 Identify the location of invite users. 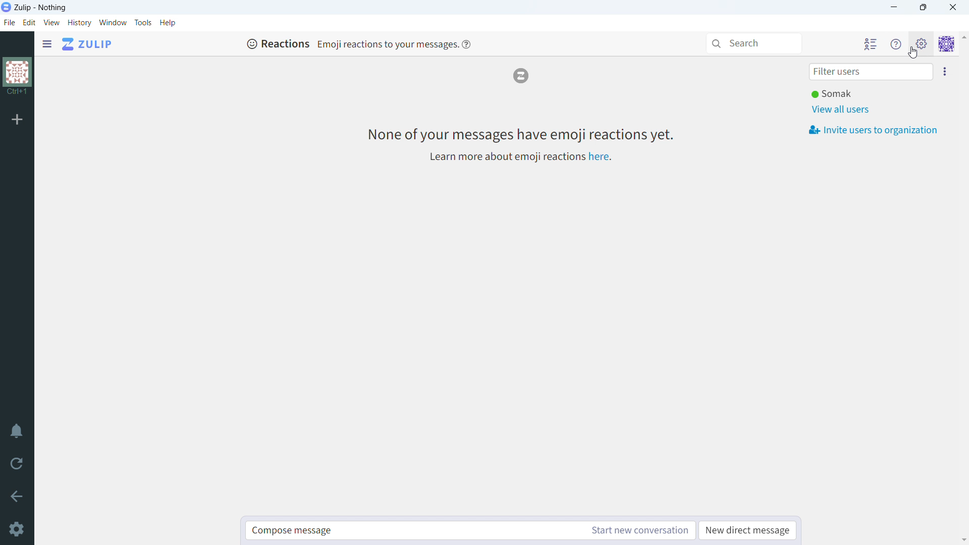
(944, 72).